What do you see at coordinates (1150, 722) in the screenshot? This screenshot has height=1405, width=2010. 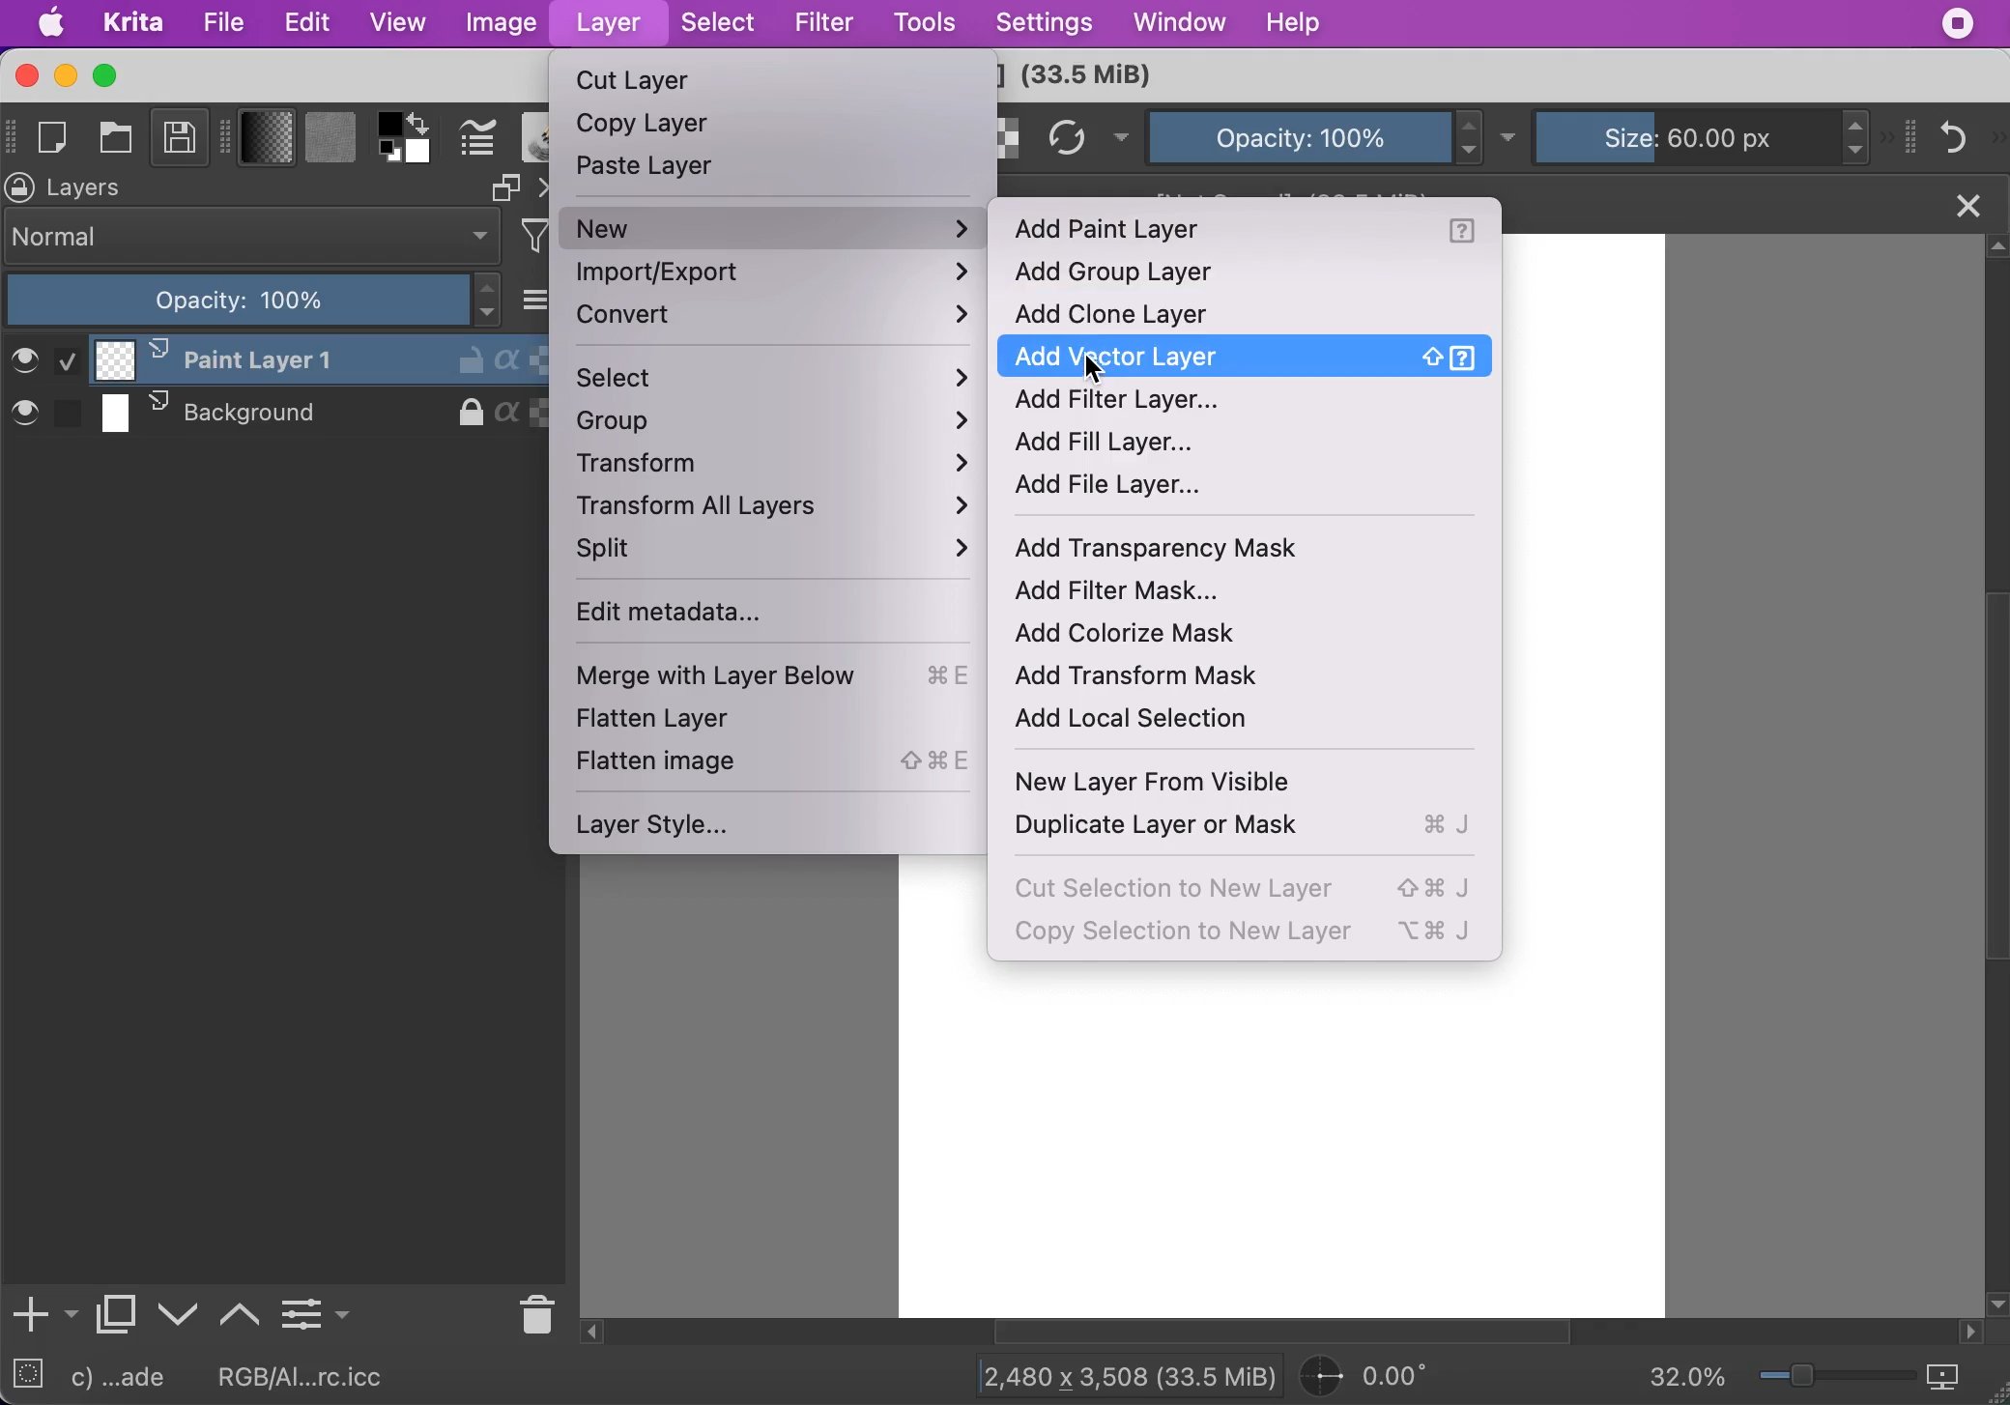 I see `add local selection` at bounding box center [1150, 722].